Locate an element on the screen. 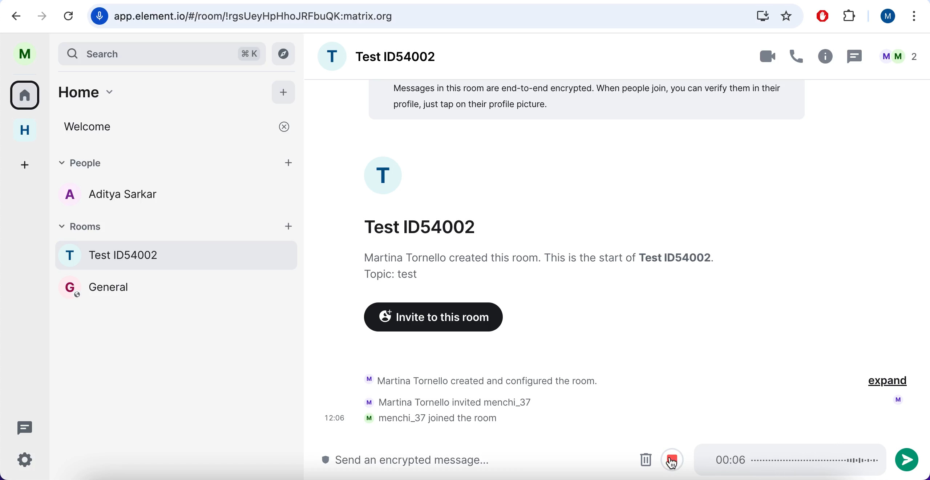 The width and height of the screenshot is (930, 480). thread is located at coordinates (855, 55).